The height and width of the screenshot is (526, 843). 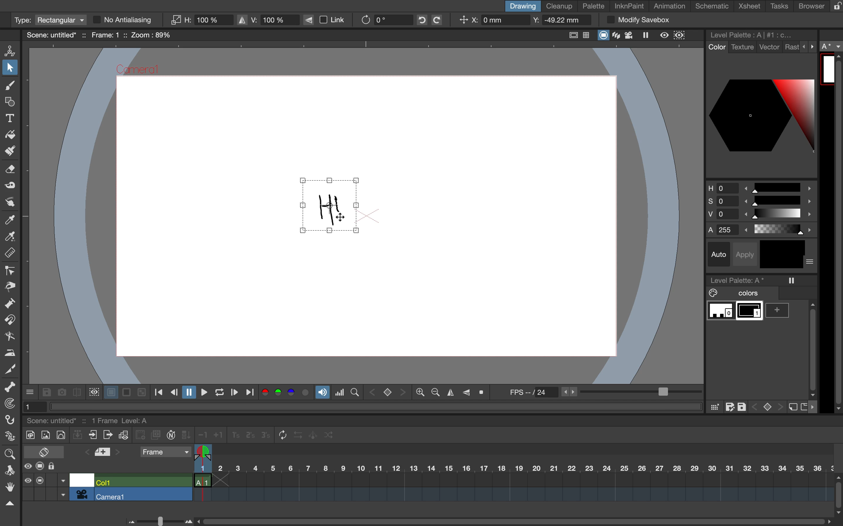 What do you see at coordinates (747, 253) in the screenshot?
I see `apply` at bounding box center [747, 253].